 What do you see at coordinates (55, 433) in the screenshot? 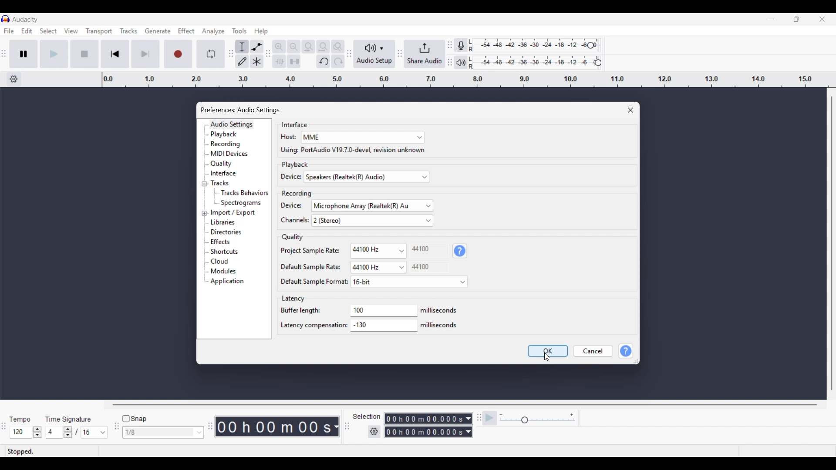
I see `Selected time signature` at bounding box center [55, 433].